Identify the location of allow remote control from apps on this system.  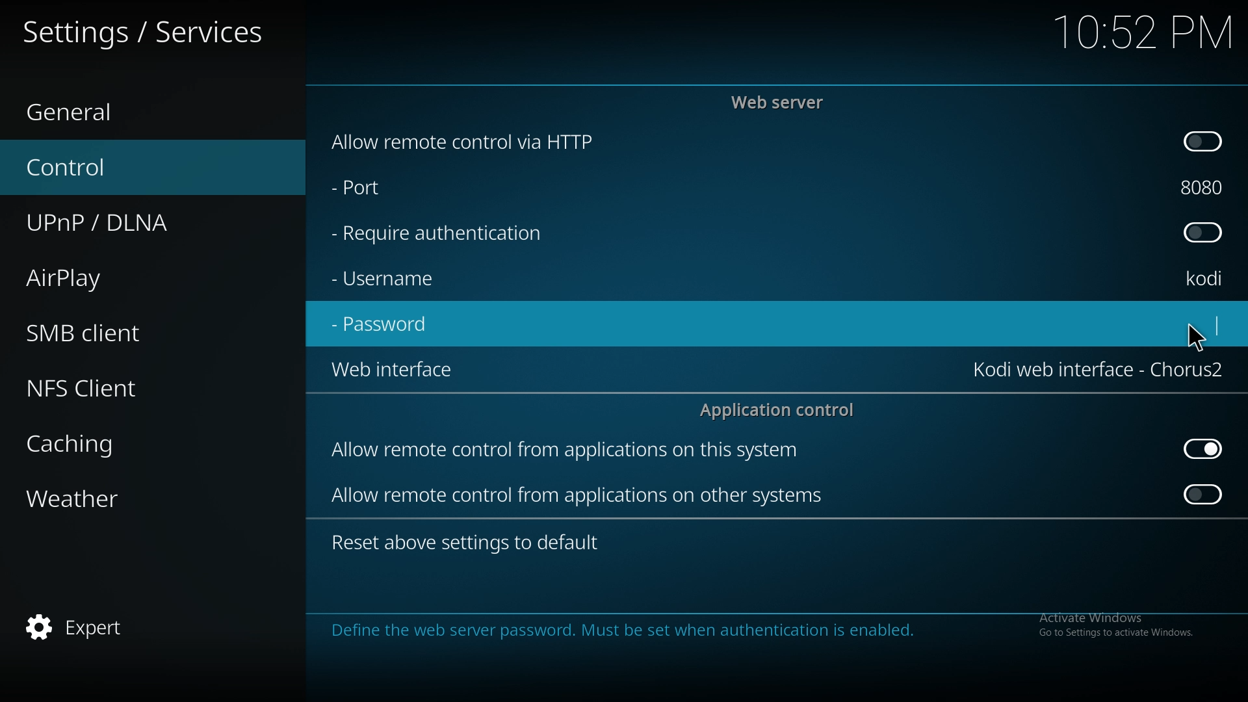
(567, 452).